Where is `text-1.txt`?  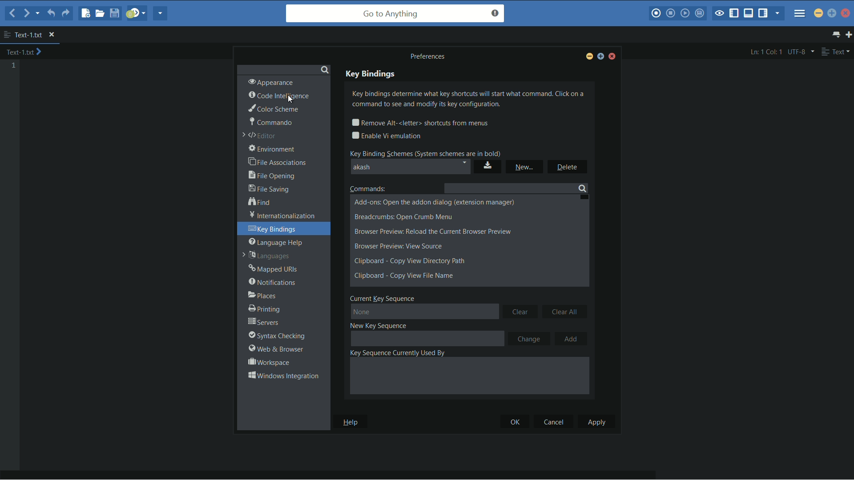 text-1.txt is located at coordinates (23, 35).